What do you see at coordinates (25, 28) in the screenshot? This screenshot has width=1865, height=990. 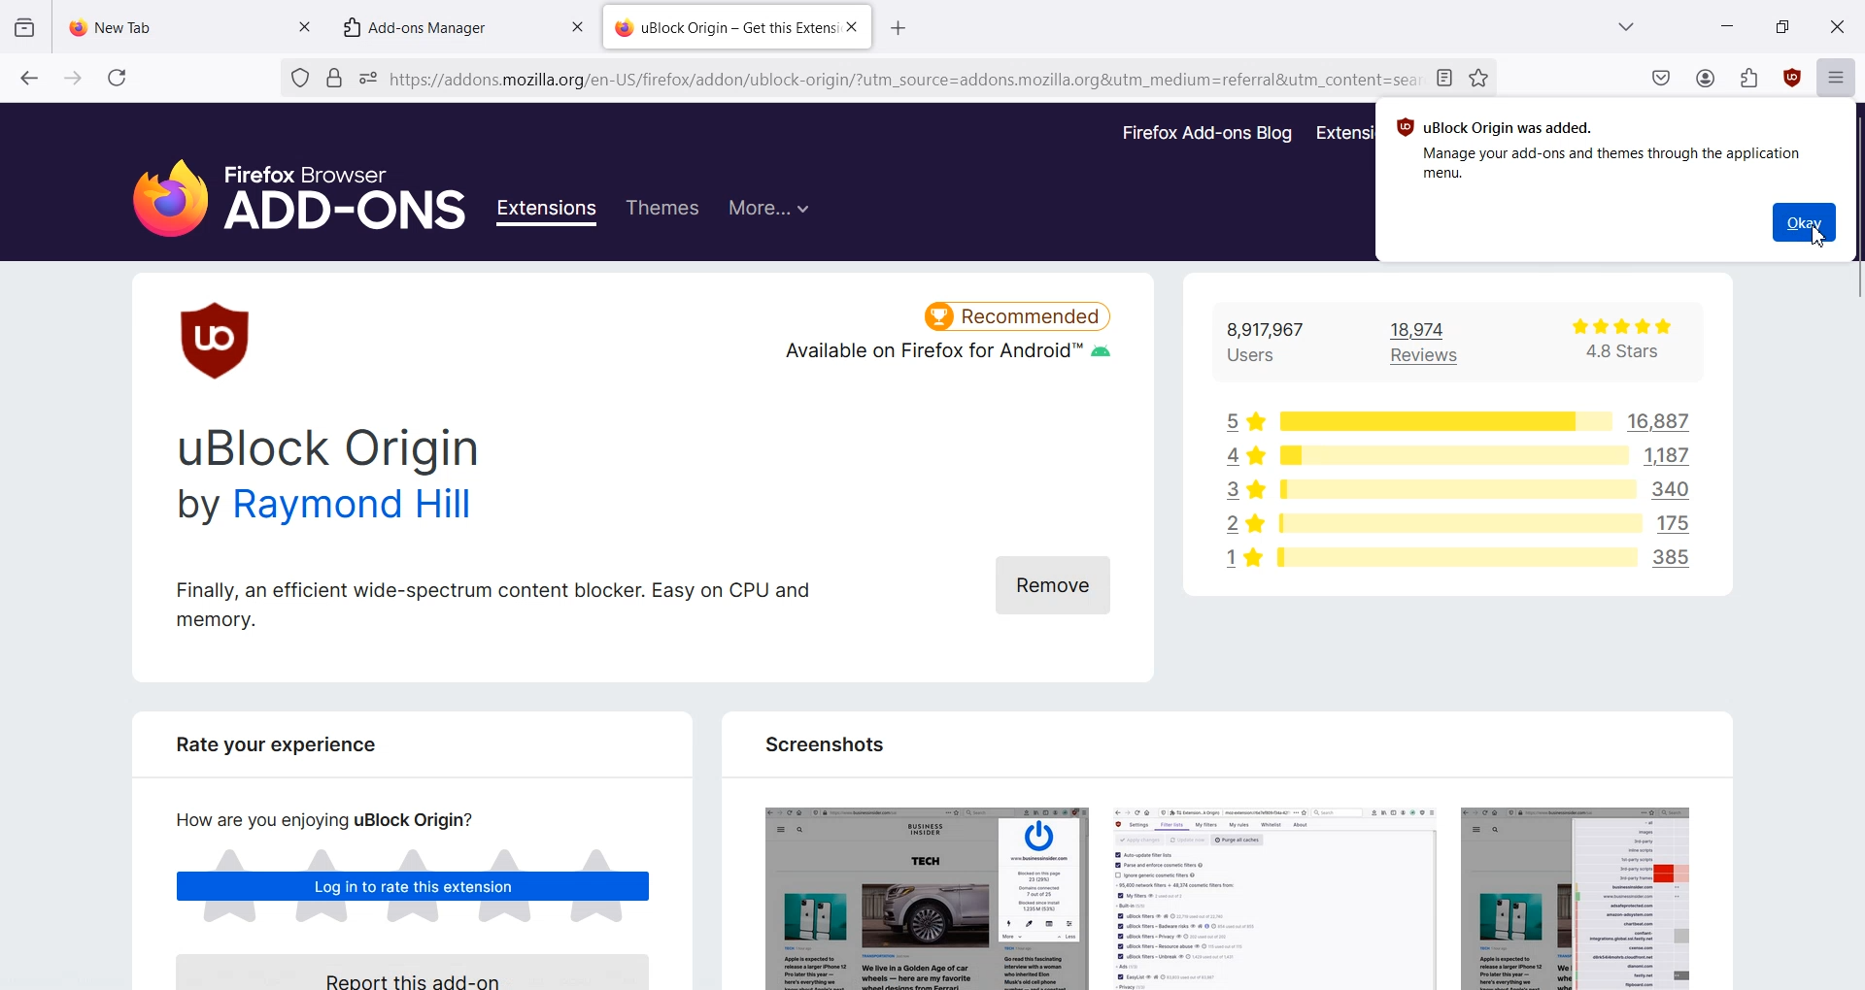 I see `View recent Browsing` at bounding box center [25, 28].